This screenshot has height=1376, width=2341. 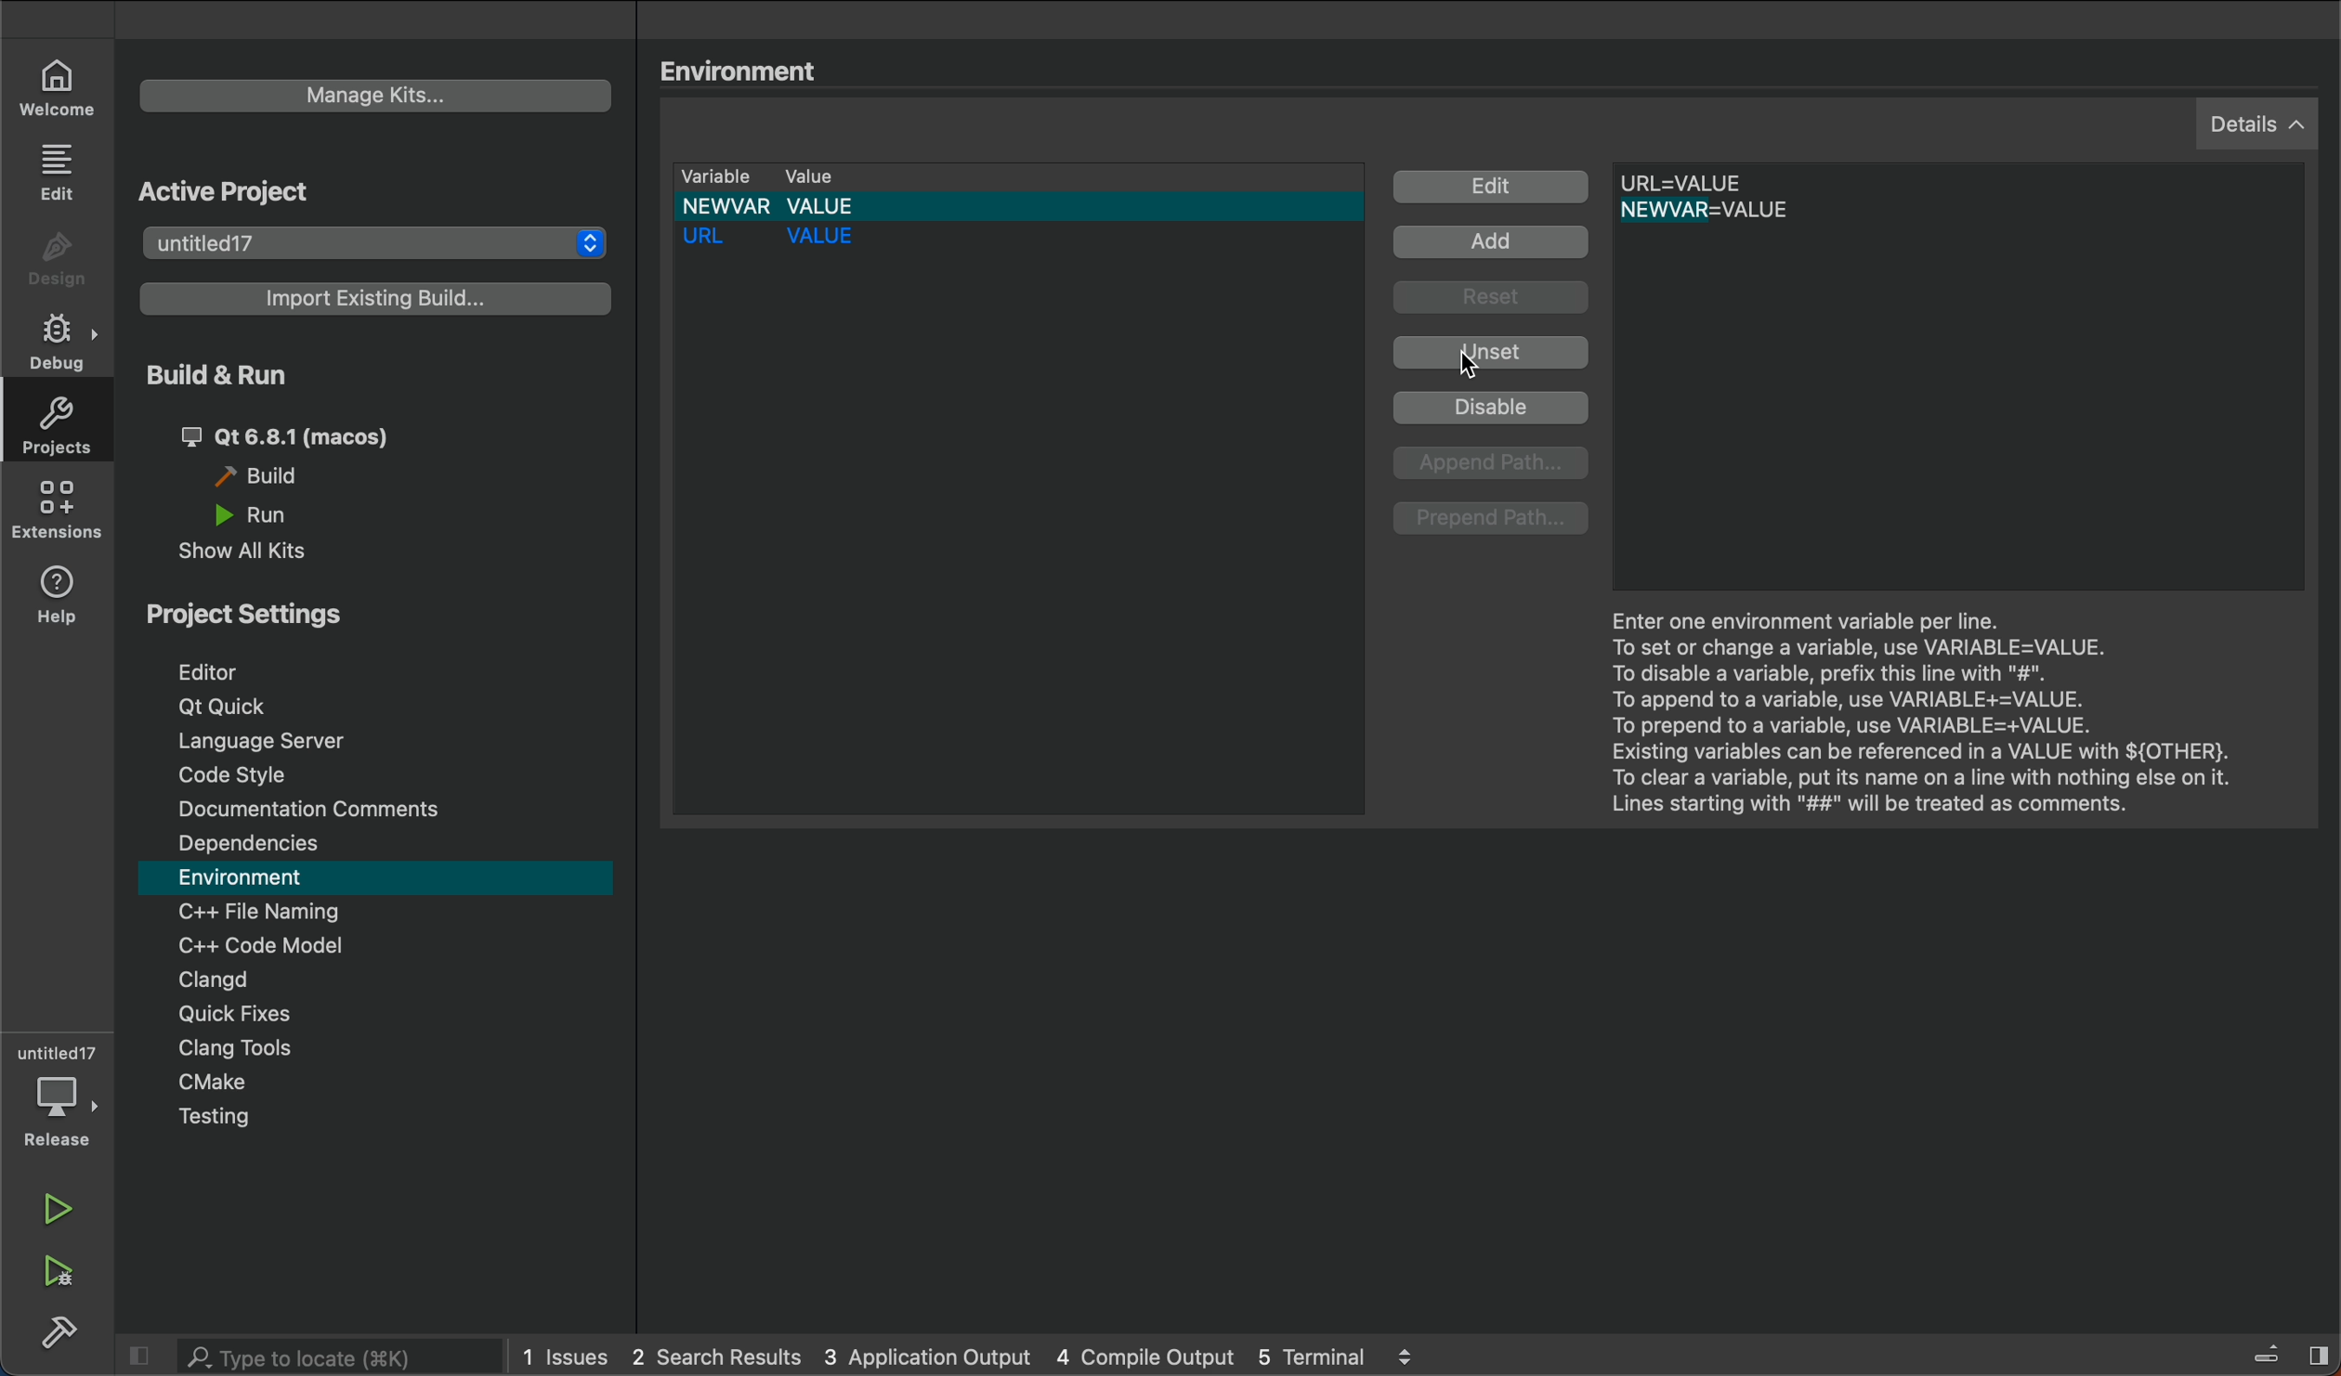 What do you see at coordinates (314, 811) in the screenshot?
I see `comments` at bounding box center [314, 811].